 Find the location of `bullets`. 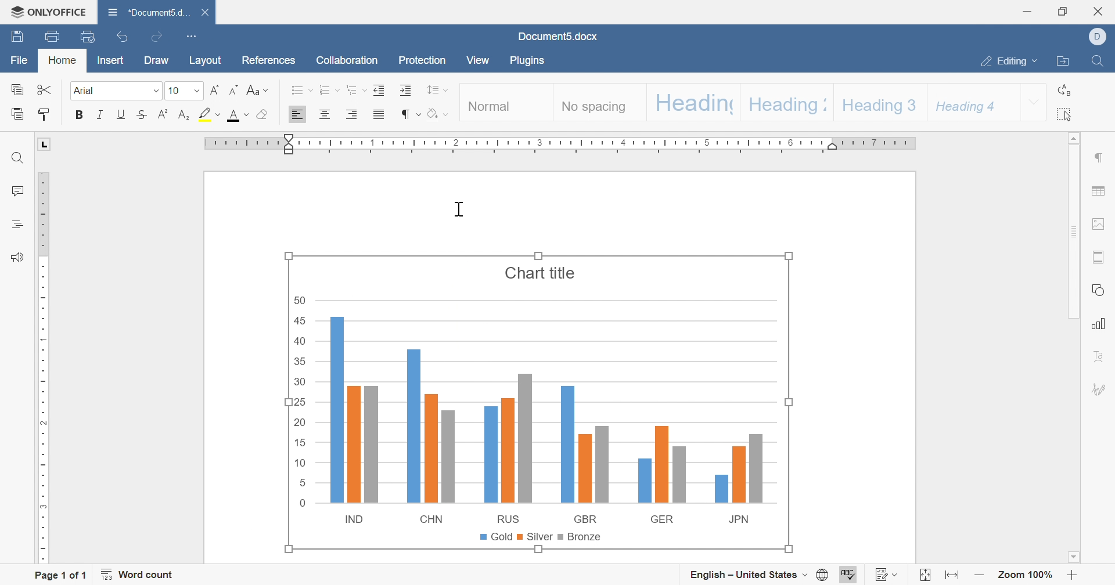

bullets is located at coordinates (303, 91).